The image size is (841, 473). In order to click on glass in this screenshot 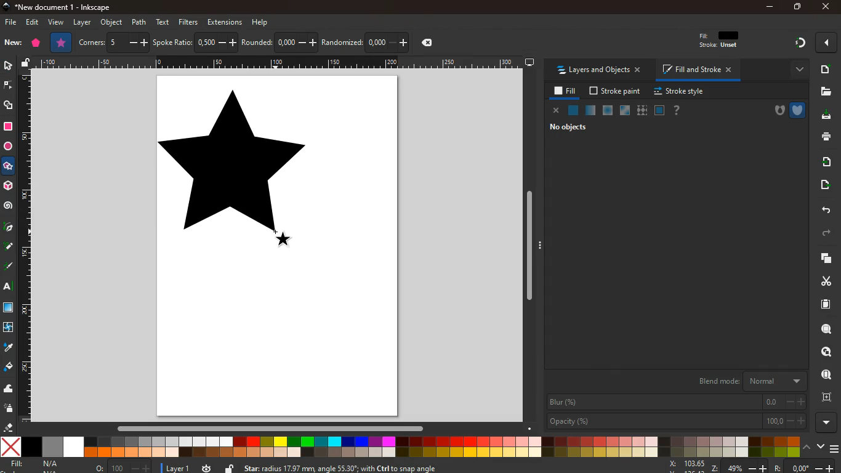, I will do `click(626, 110)`.